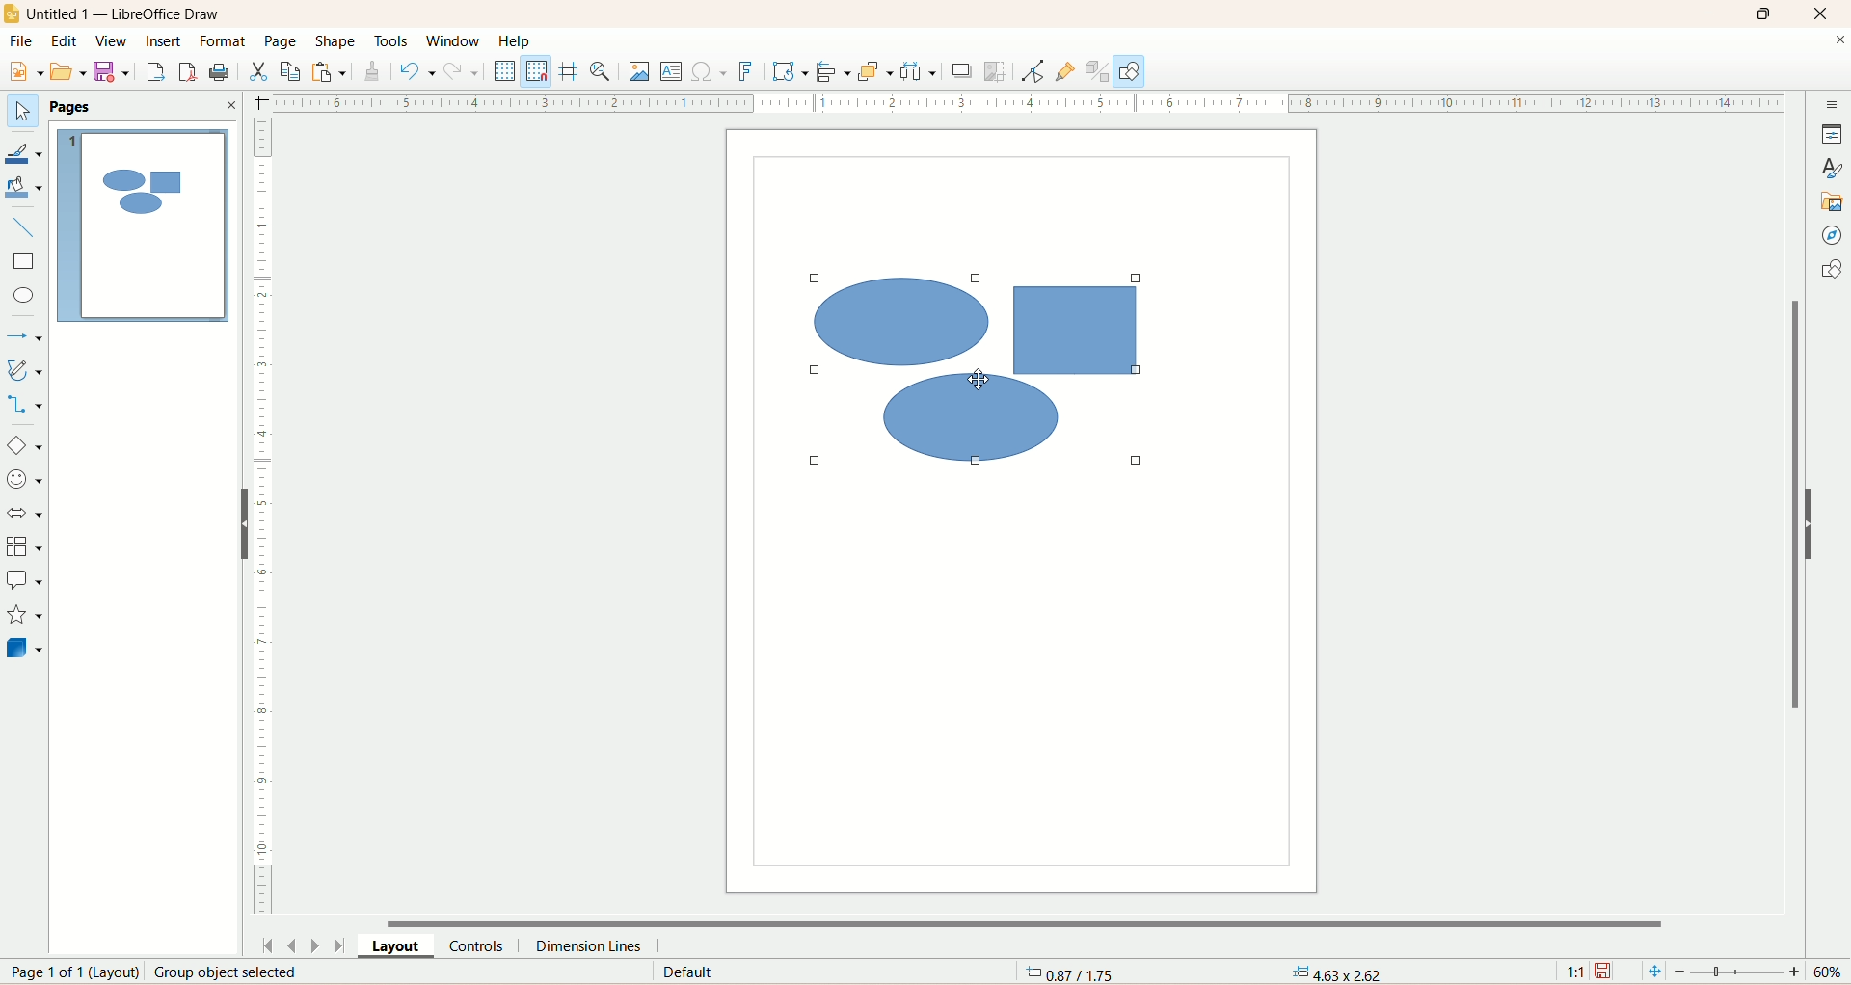 Image resolution: width=1851 pixels, height=985 pixels. I want to click on snap to grid, so click(539, 72).